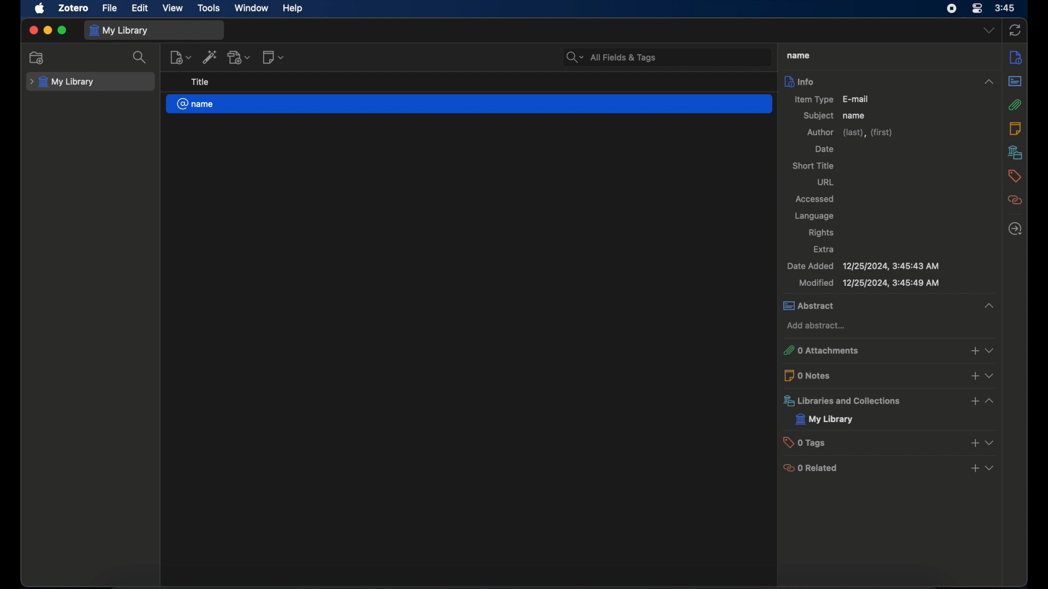 This screenshot has height=589, width=1048. What do you see at coordinates (951, 9) in the screenshot?
I see `screen recorder` at bounding box center [951, 9].